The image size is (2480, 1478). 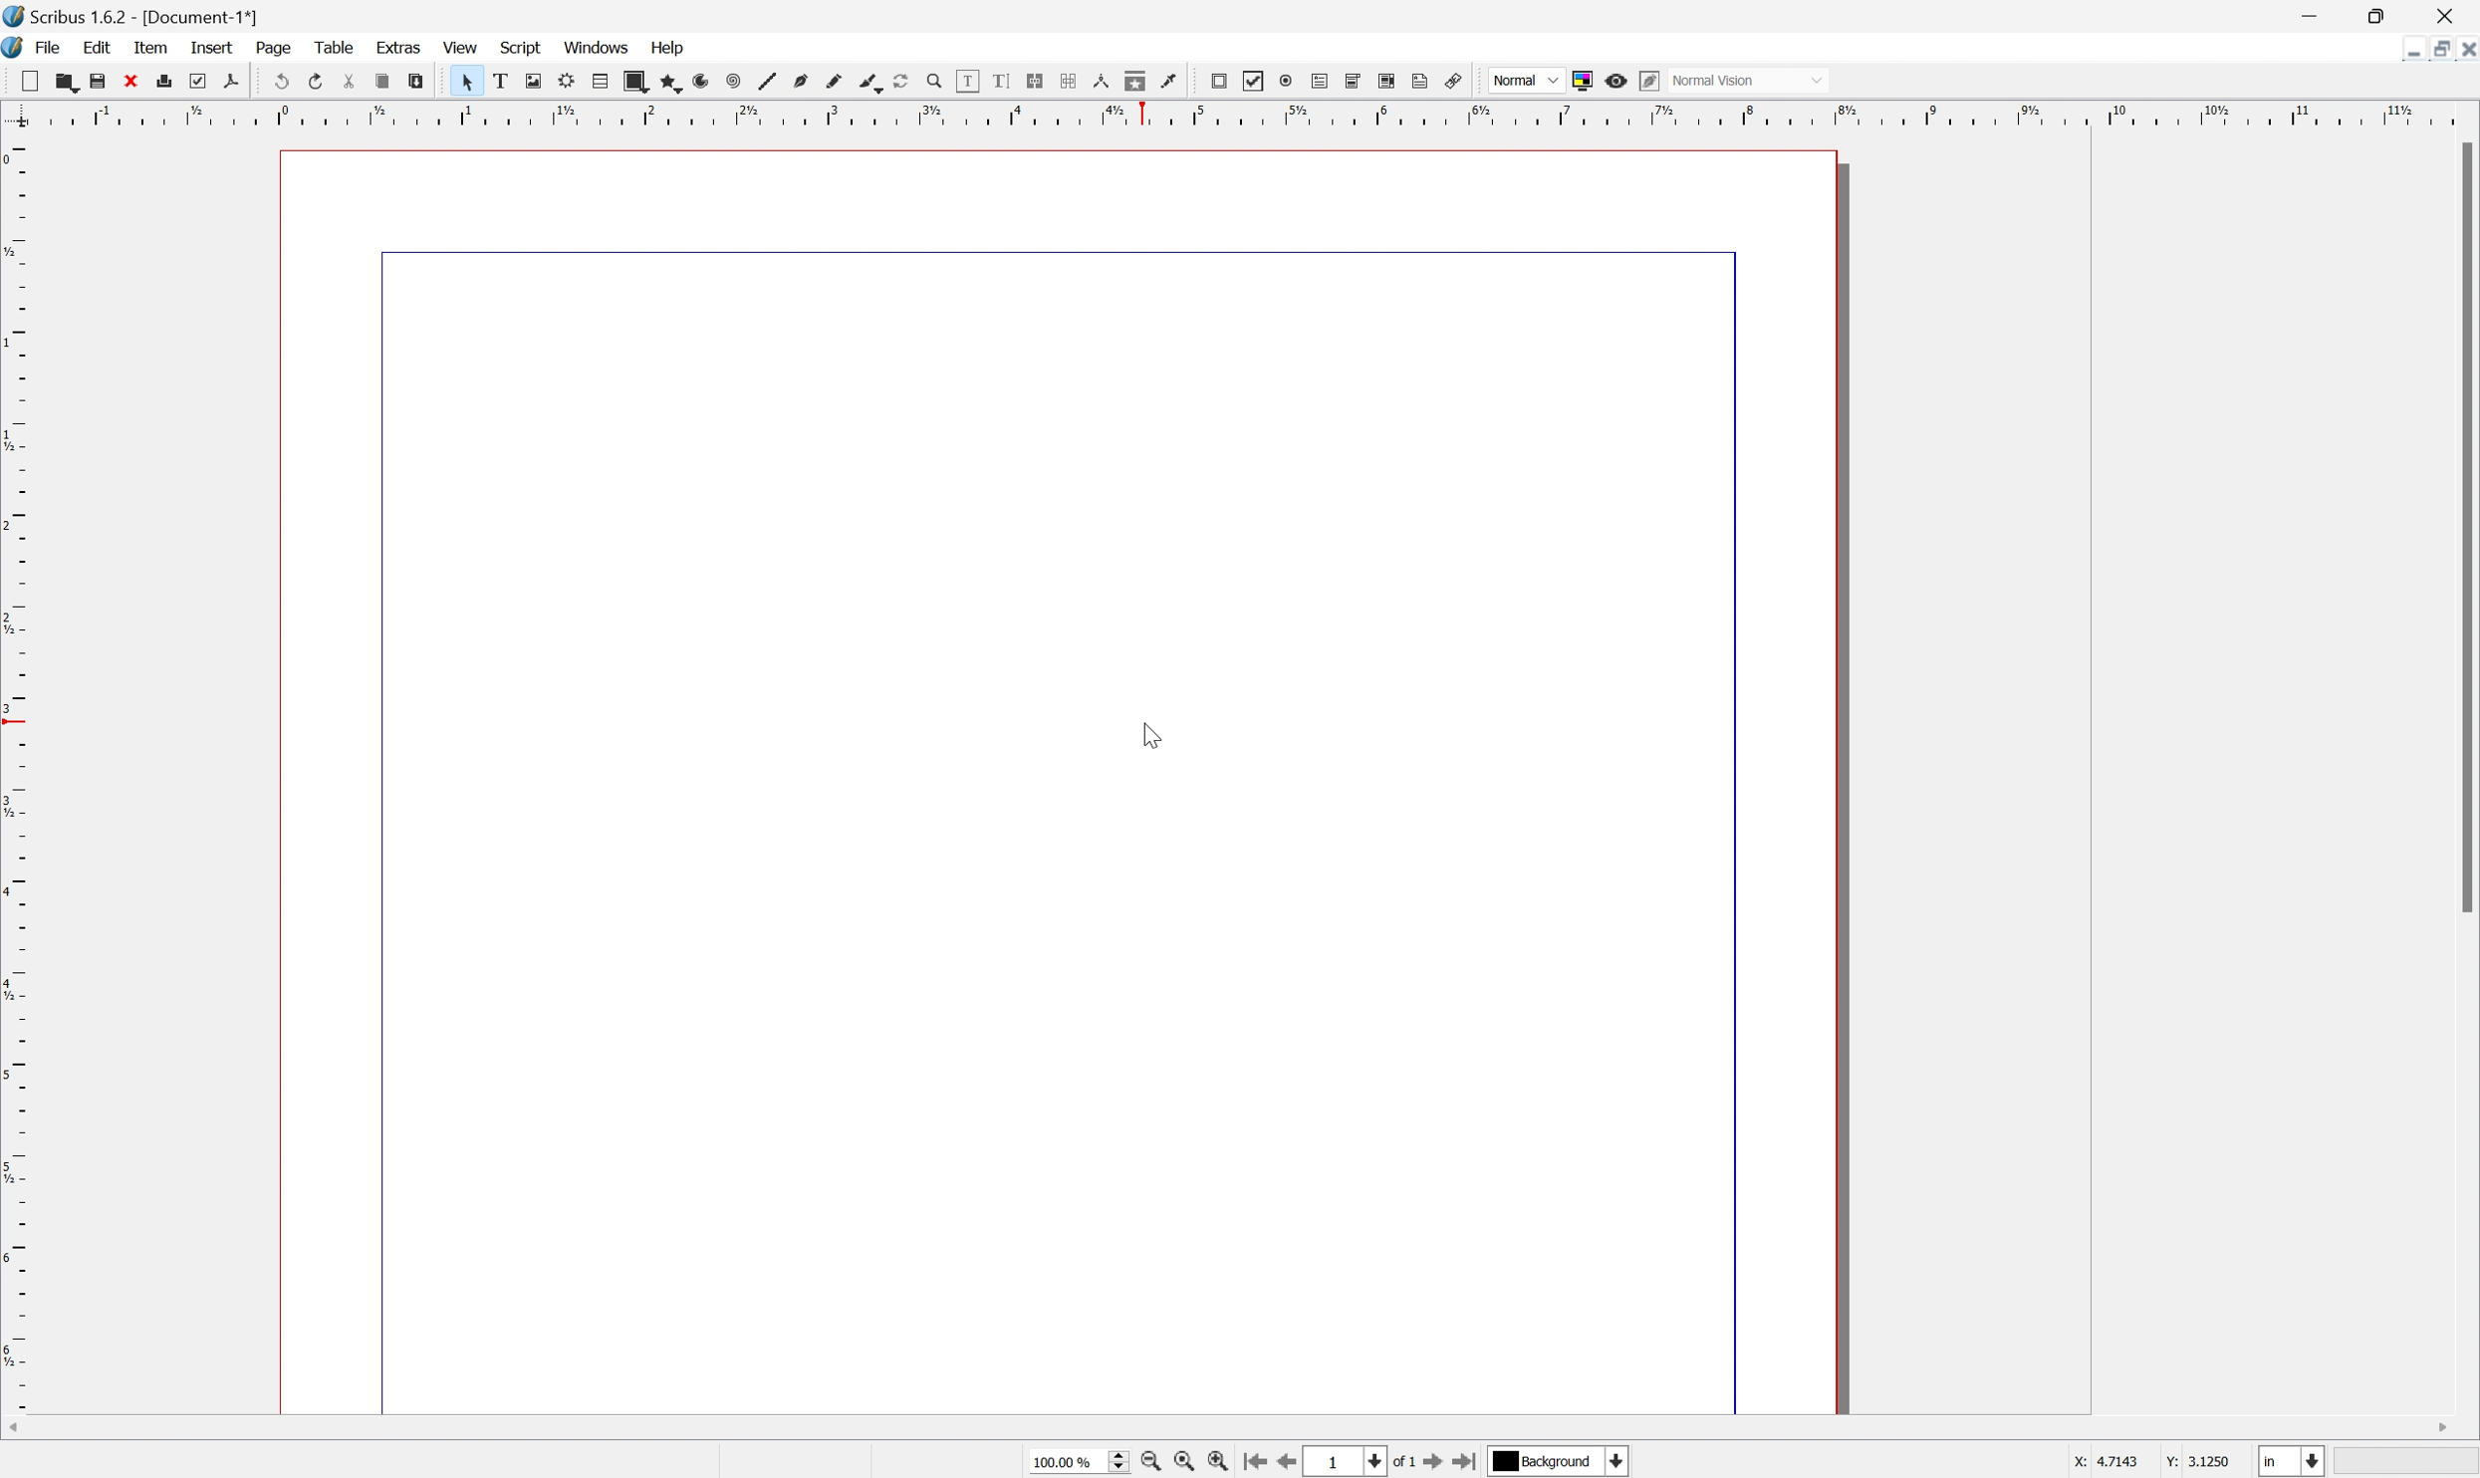 What do you see at coordinates (2382, 17) in the screenshot?
I see `Restore Down` at bounding box center [2382, 17].